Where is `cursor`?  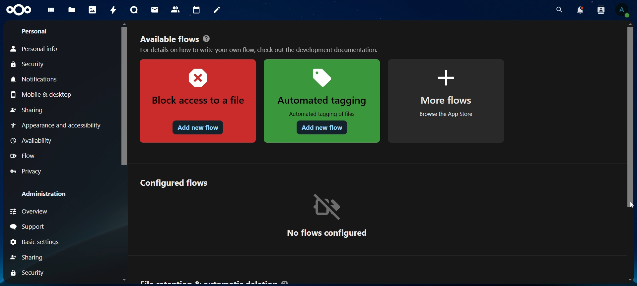
cursor is located at coordinates (631, 204).